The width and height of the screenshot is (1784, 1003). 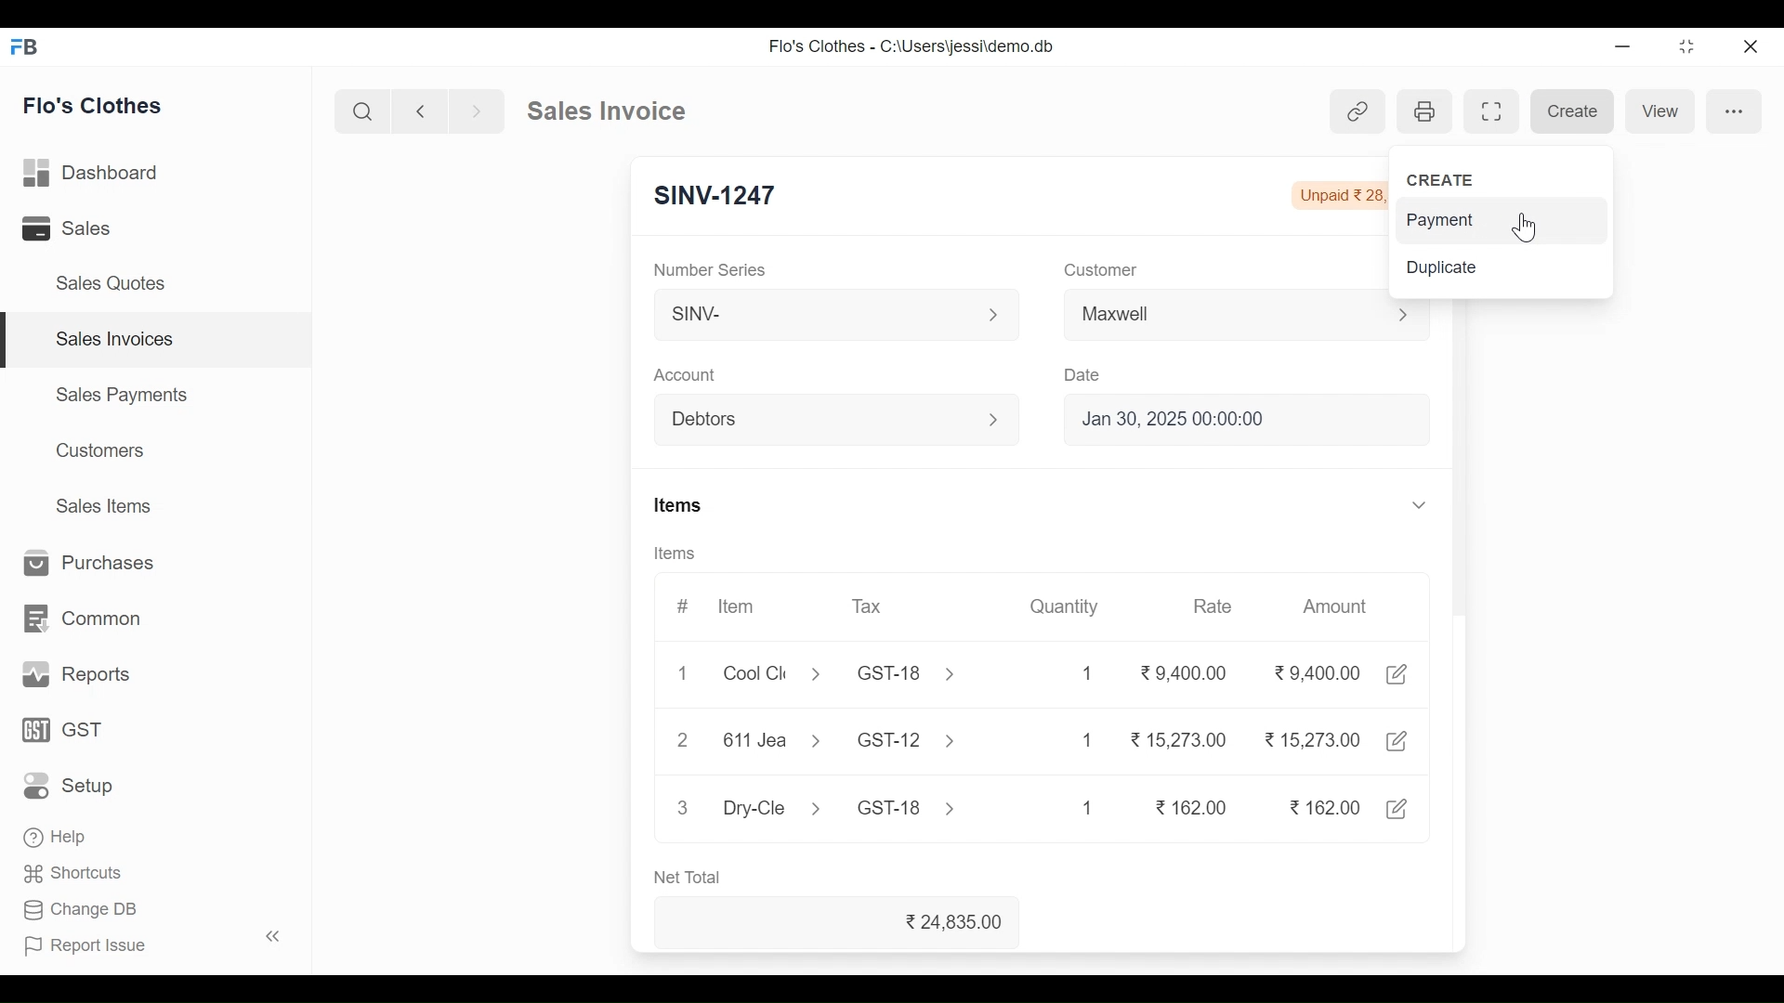 What do you see at coordinates (1659, 111) in the screenshot?
I see `View` at bounding box center [1659, 111].